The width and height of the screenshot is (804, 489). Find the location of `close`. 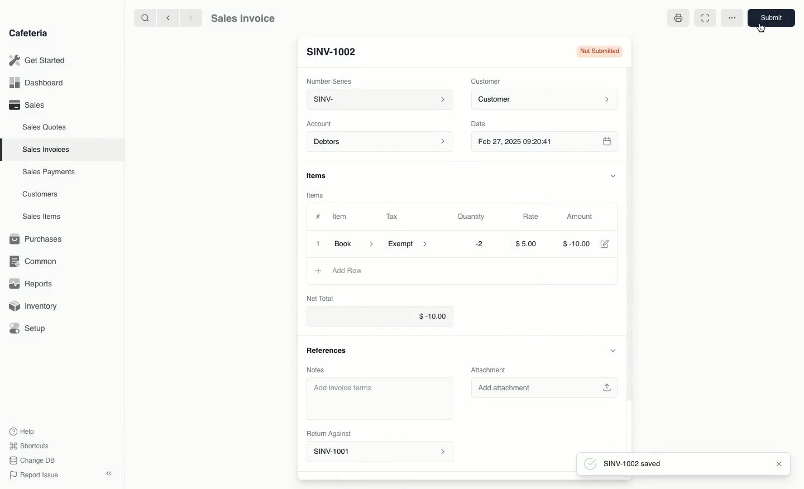

close is located at coordinates (779, 464).